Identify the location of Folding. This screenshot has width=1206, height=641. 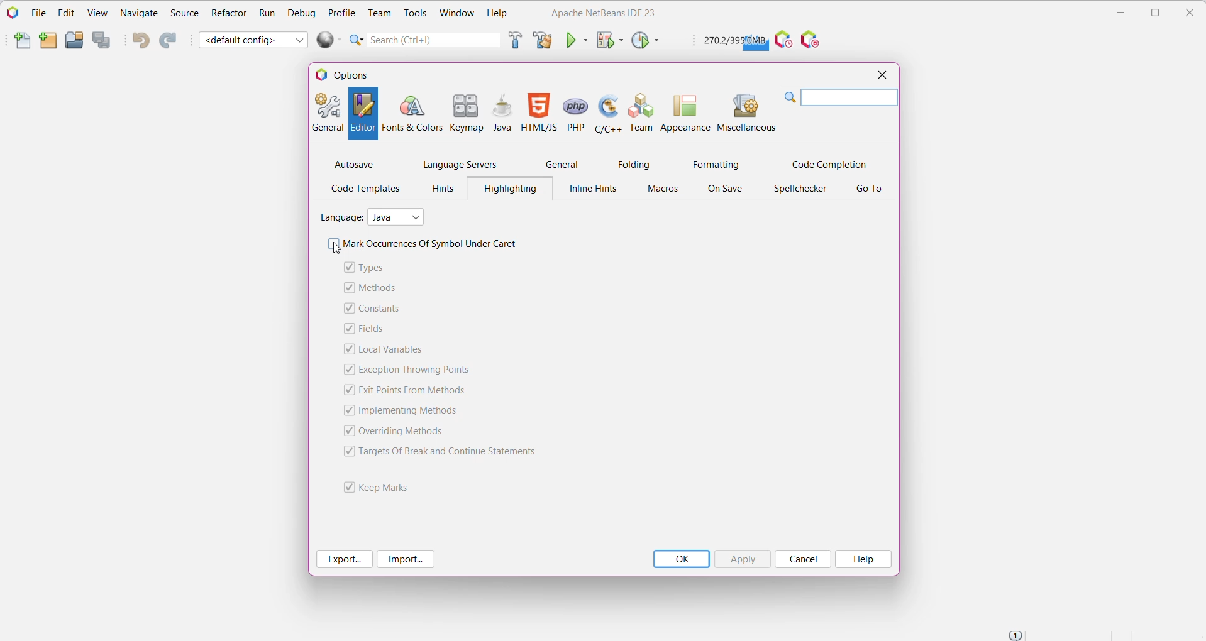
(634, 164).